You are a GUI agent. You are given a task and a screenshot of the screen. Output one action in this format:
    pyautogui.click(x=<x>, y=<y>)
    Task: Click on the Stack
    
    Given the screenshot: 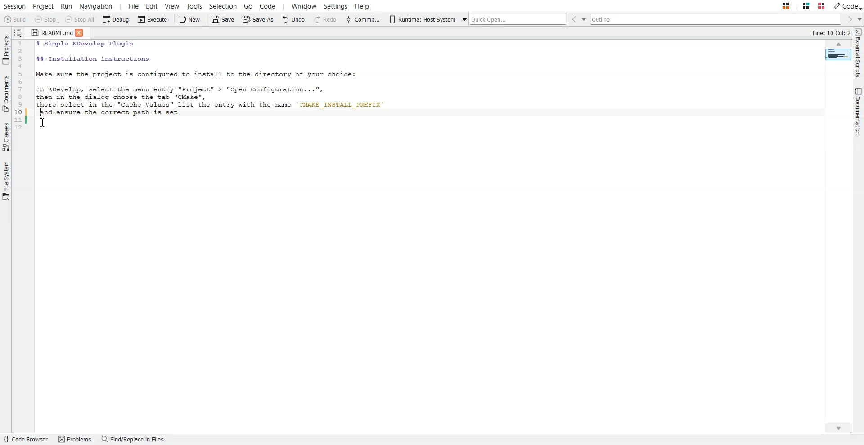 What is the action you would take?
    pyautogui.click(x=796, y=5)
    